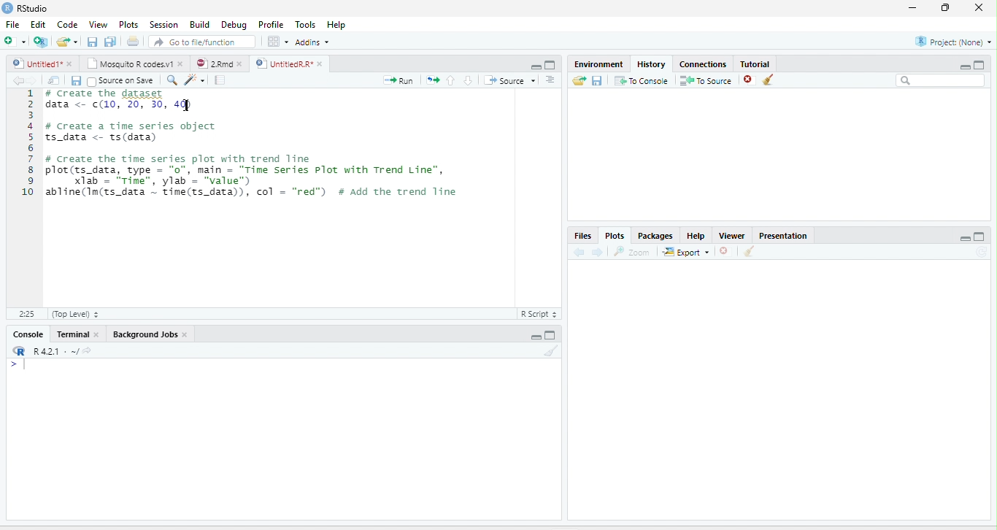 The image size is (997, 530). I want to click on R Script, so click(539, 314).